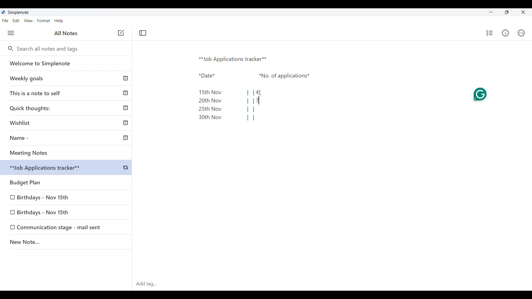 The height and width of the screenshot is (299, 532). Describe the element at coordinates (3, 12) in the screenshot. I see `Software logo` at that location.